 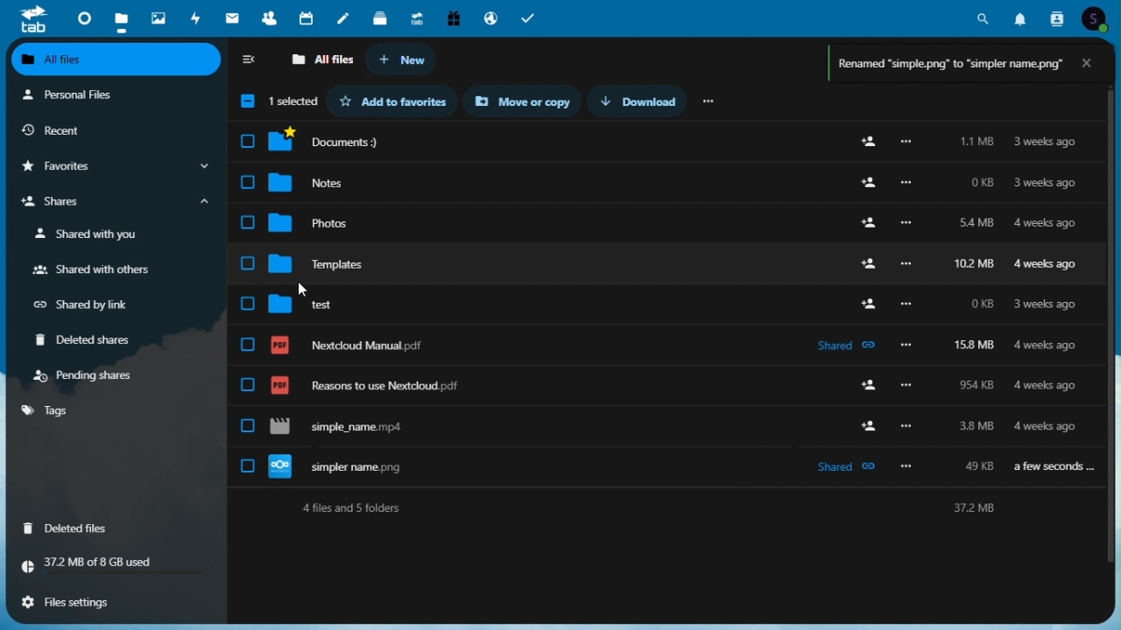 What do you see at coordinates (666, 297) in the screenshot?
I see `Test 0KB  3weeks ago` at bounding box center [666, 297].